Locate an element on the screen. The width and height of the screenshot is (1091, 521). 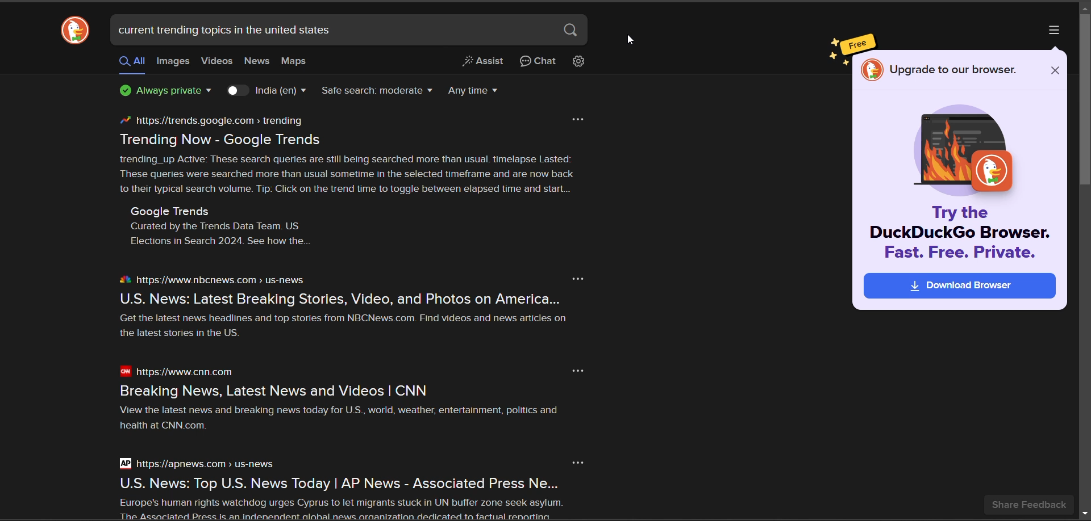
Trending Now - Google Trends is located at coordinates (226, 141).